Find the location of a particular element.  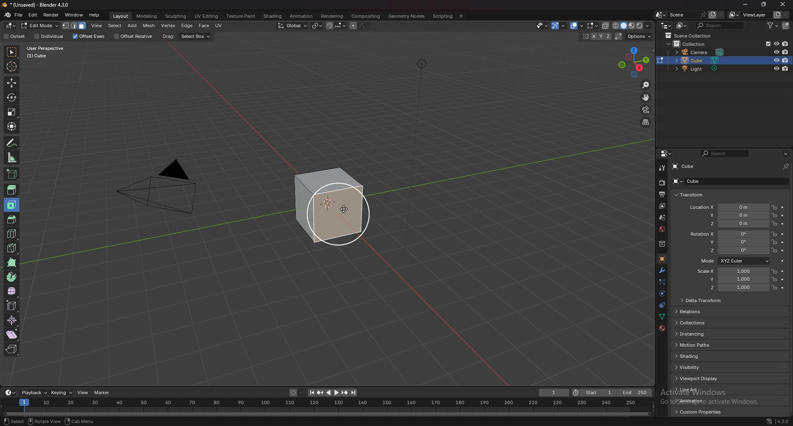

lock is located at coordinates (774, 242).